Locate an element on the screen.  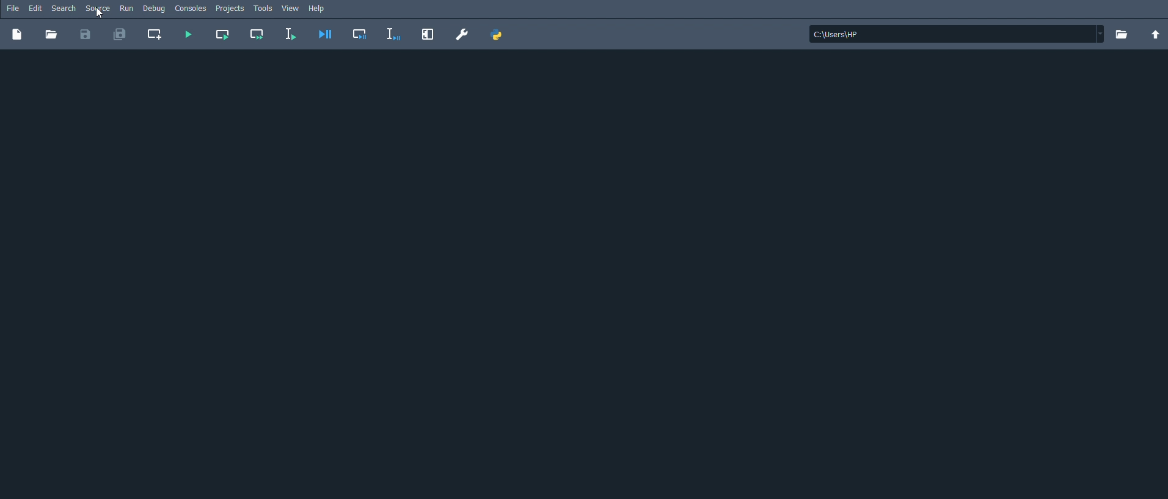
Preferences is located at coordinates (464, 35).